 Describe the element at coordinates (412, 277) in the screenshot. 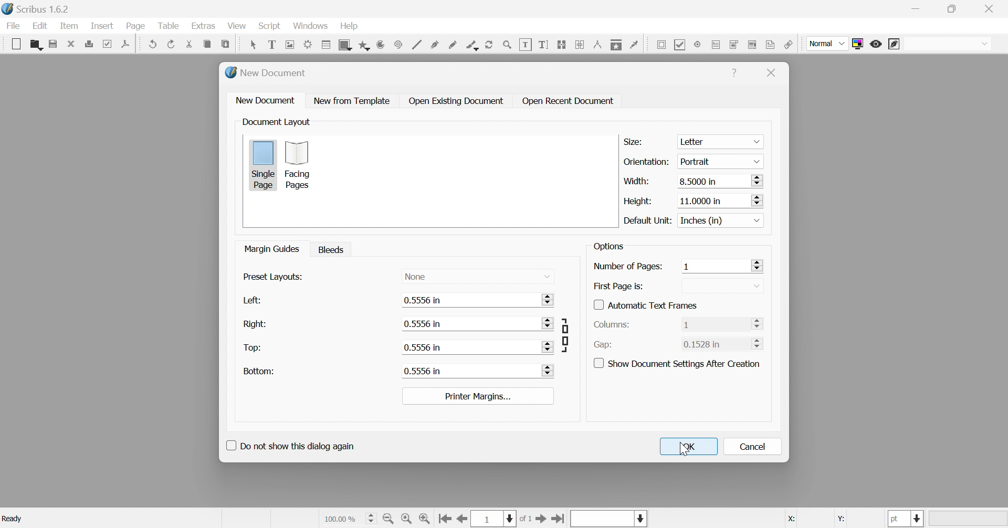

I see `none` at that location.